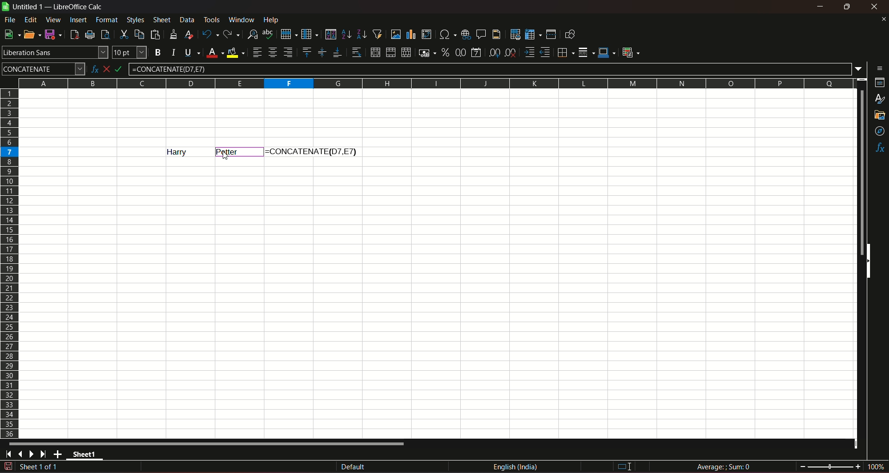  I want to click on view, so click(53, 20).